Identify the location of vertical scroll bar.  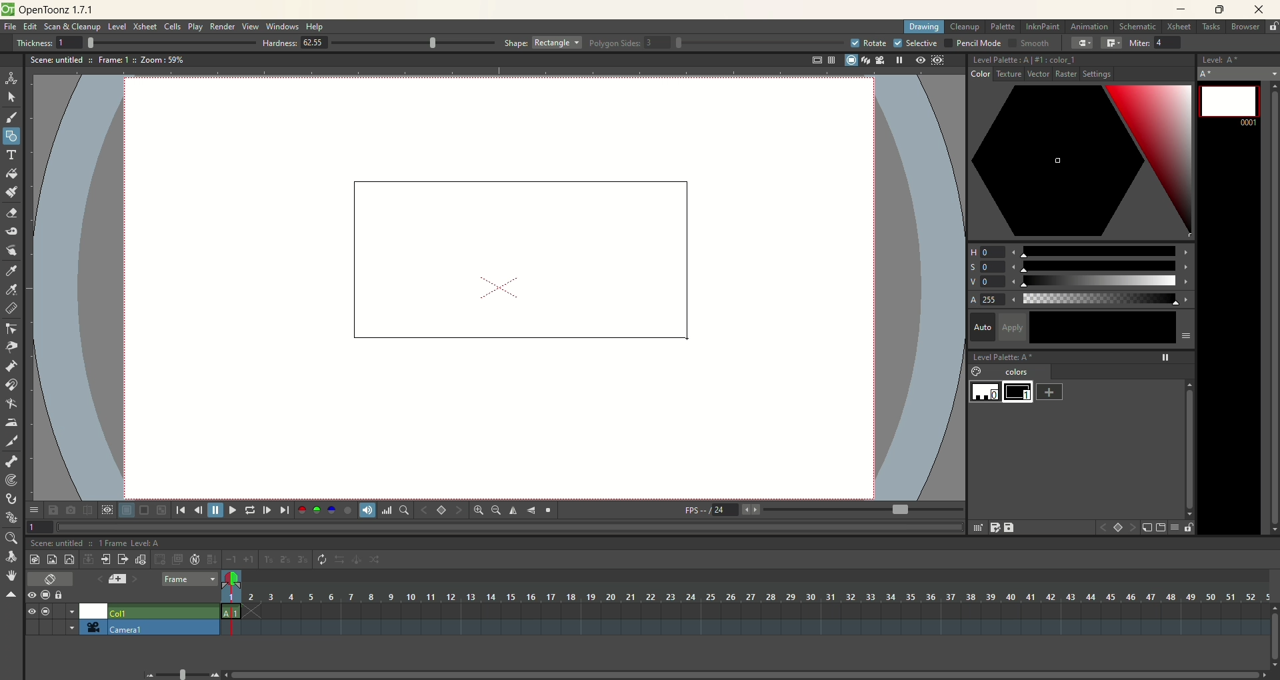
(1271, 306).